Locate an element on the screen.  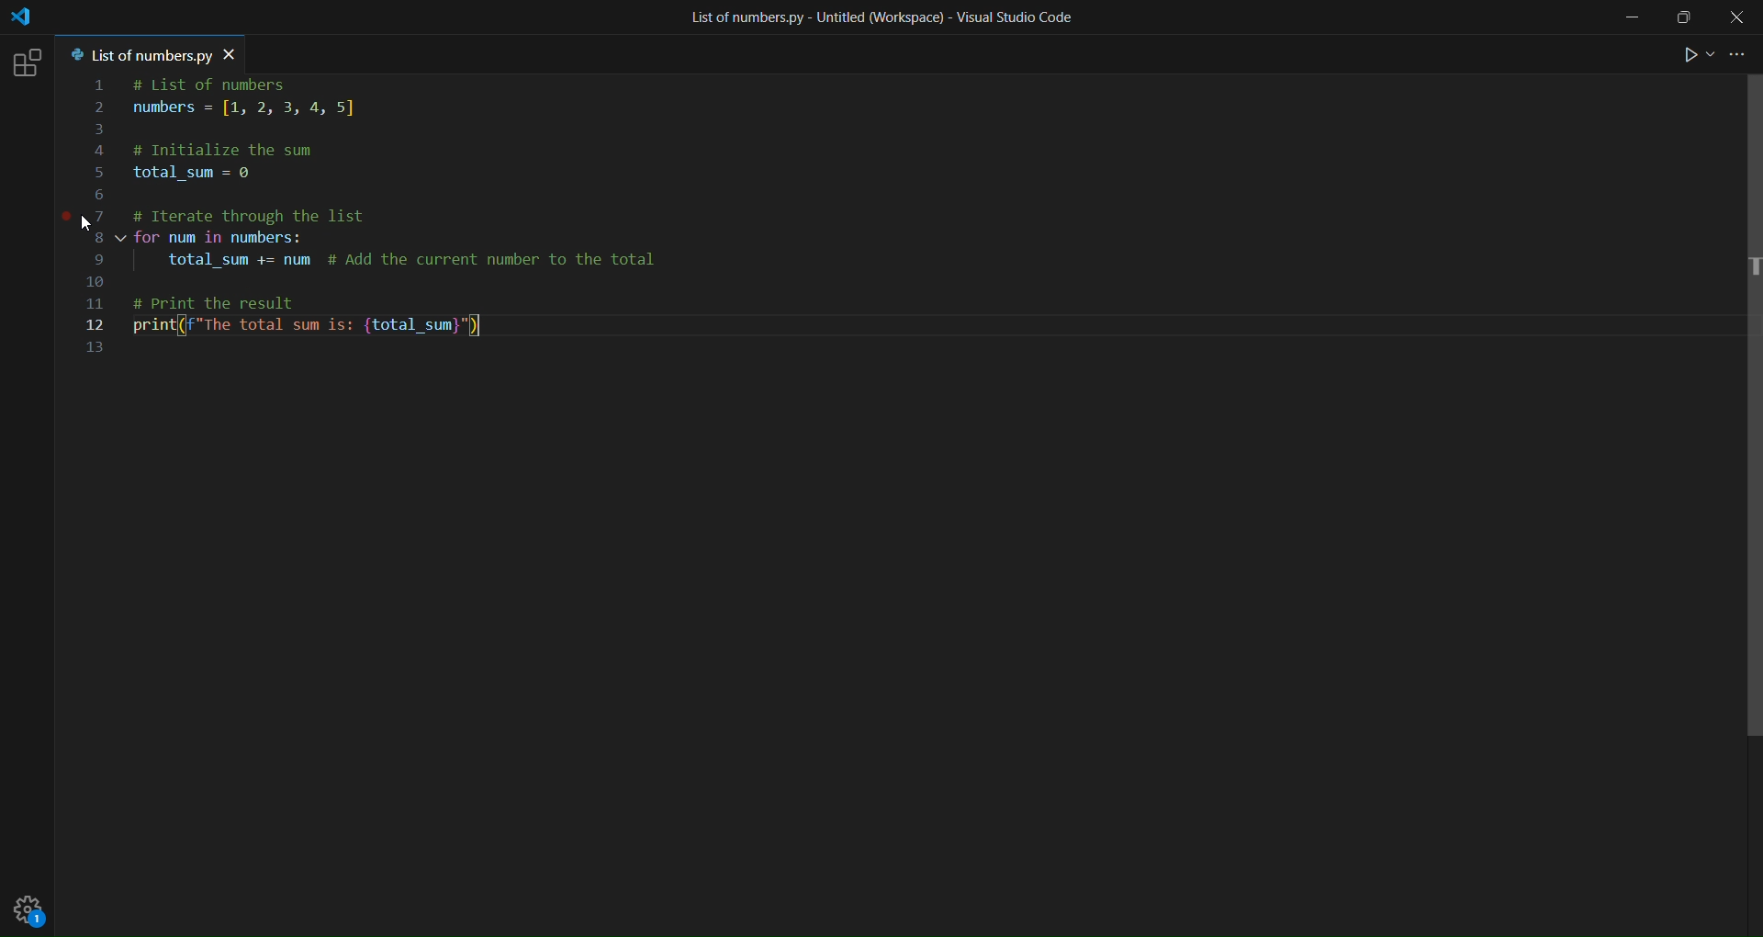
break point is located at coordinates (63, 218).